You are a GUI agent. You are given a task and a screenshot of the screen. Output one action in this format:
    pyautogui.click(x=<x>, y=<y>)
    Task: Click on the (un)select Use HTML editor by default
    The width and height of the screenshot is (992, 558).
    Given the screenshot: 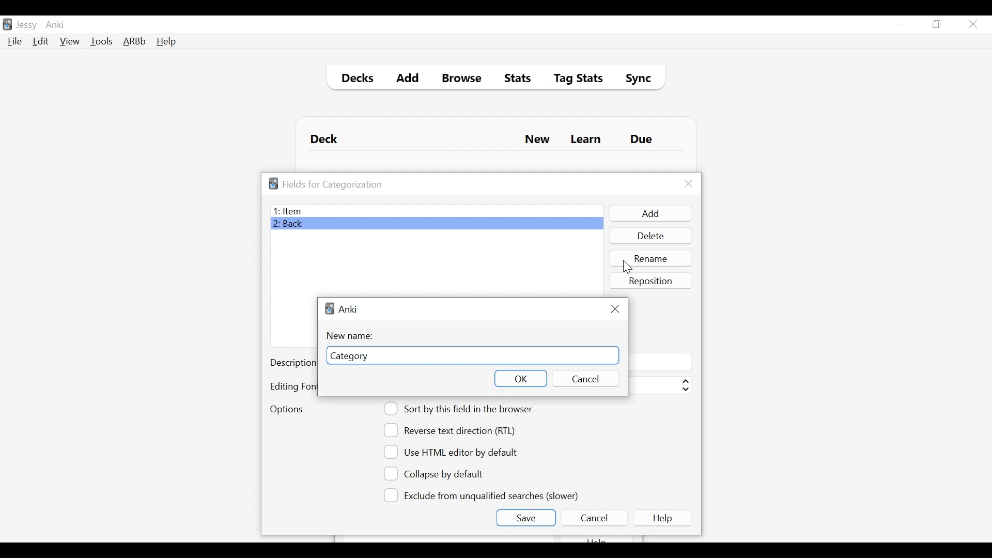 What is the action you would take?
    pyautogui.click(x=454, y=452)
    